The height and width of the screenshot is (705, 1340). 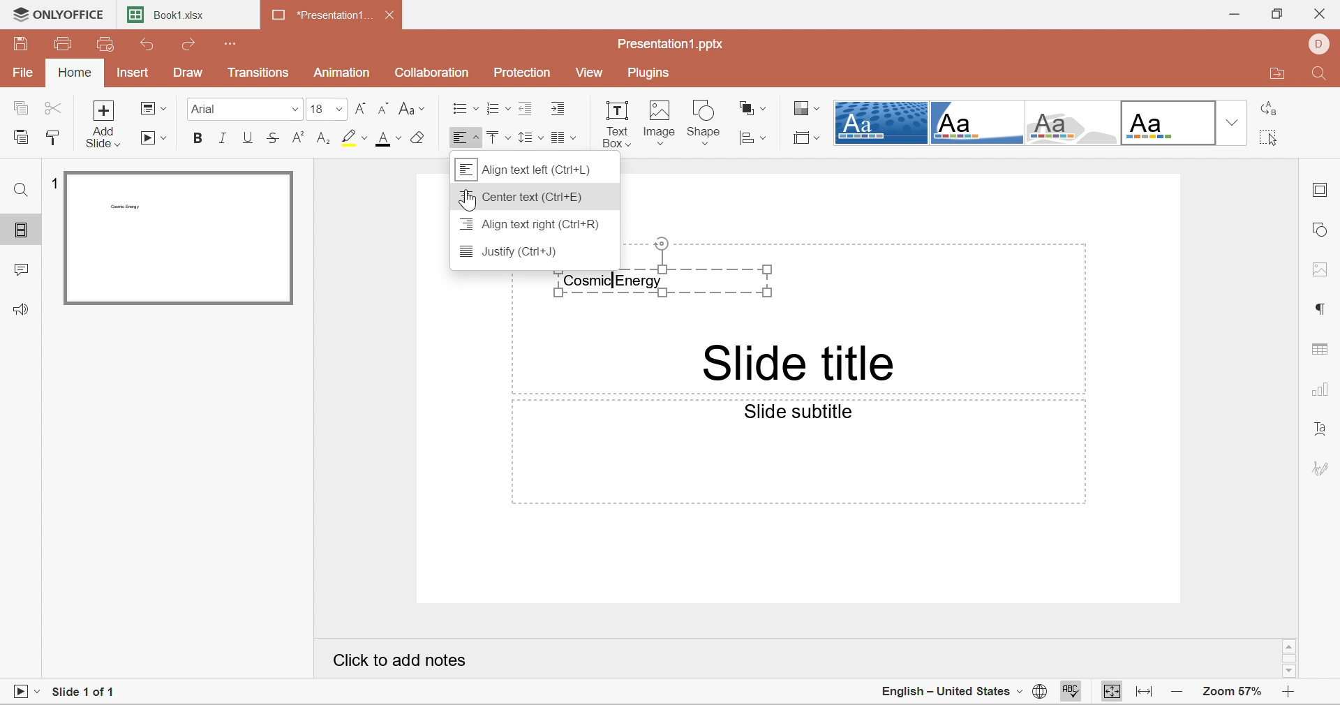 What do you see at coordinates (1233, 692) in the screenshot?
I see `Zoom 57%` at bounding box center [1233, 692].